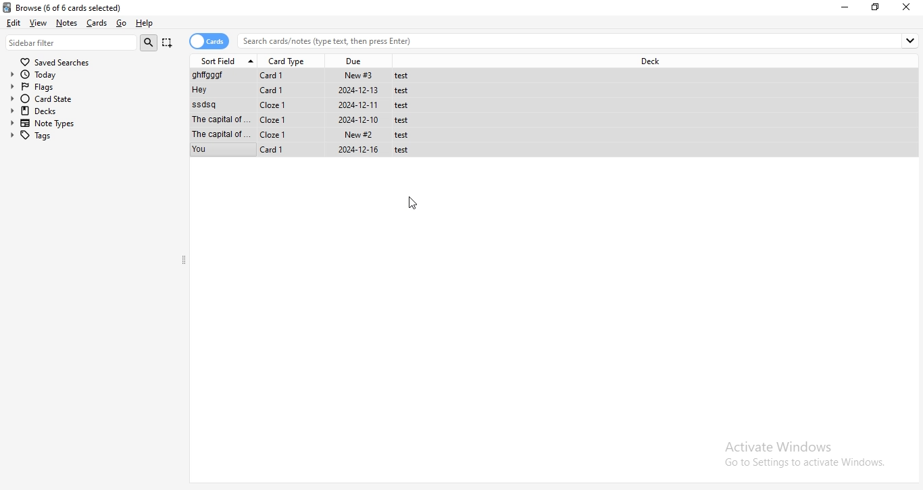 The image size is (923, 490). What do you see at coordinates (306, 76) in the screenshot?
I see `File` at bounding box center [306, 76].